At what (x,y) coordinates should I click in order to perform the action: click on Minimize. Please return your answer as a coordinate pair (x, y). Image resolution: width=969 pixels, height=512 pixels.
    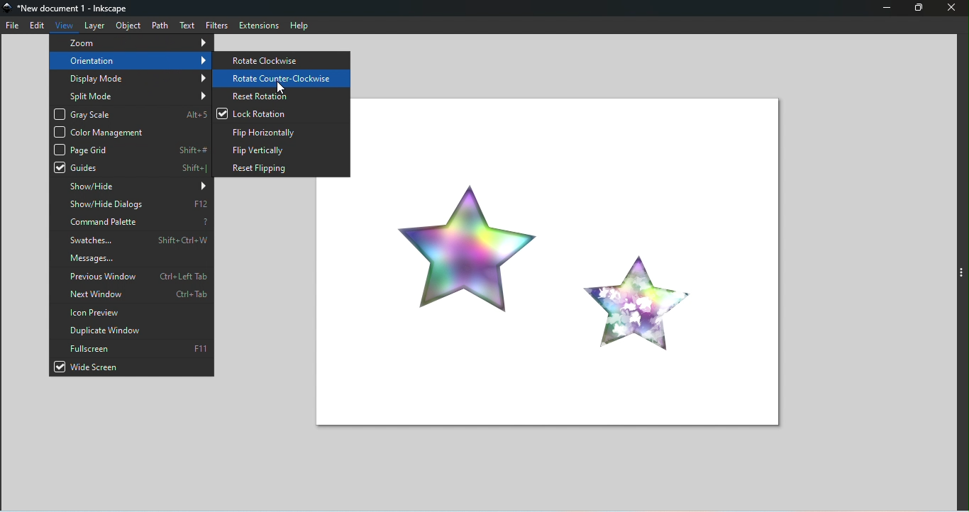
    Looking at the image, I should click on (889, 9).